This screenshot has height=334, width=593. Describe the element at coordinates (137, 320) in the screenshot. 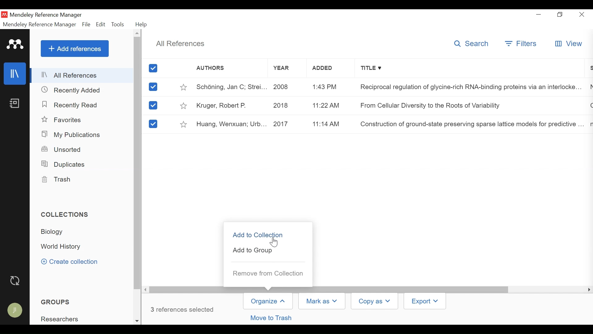

I see `Scroll down` at that location.